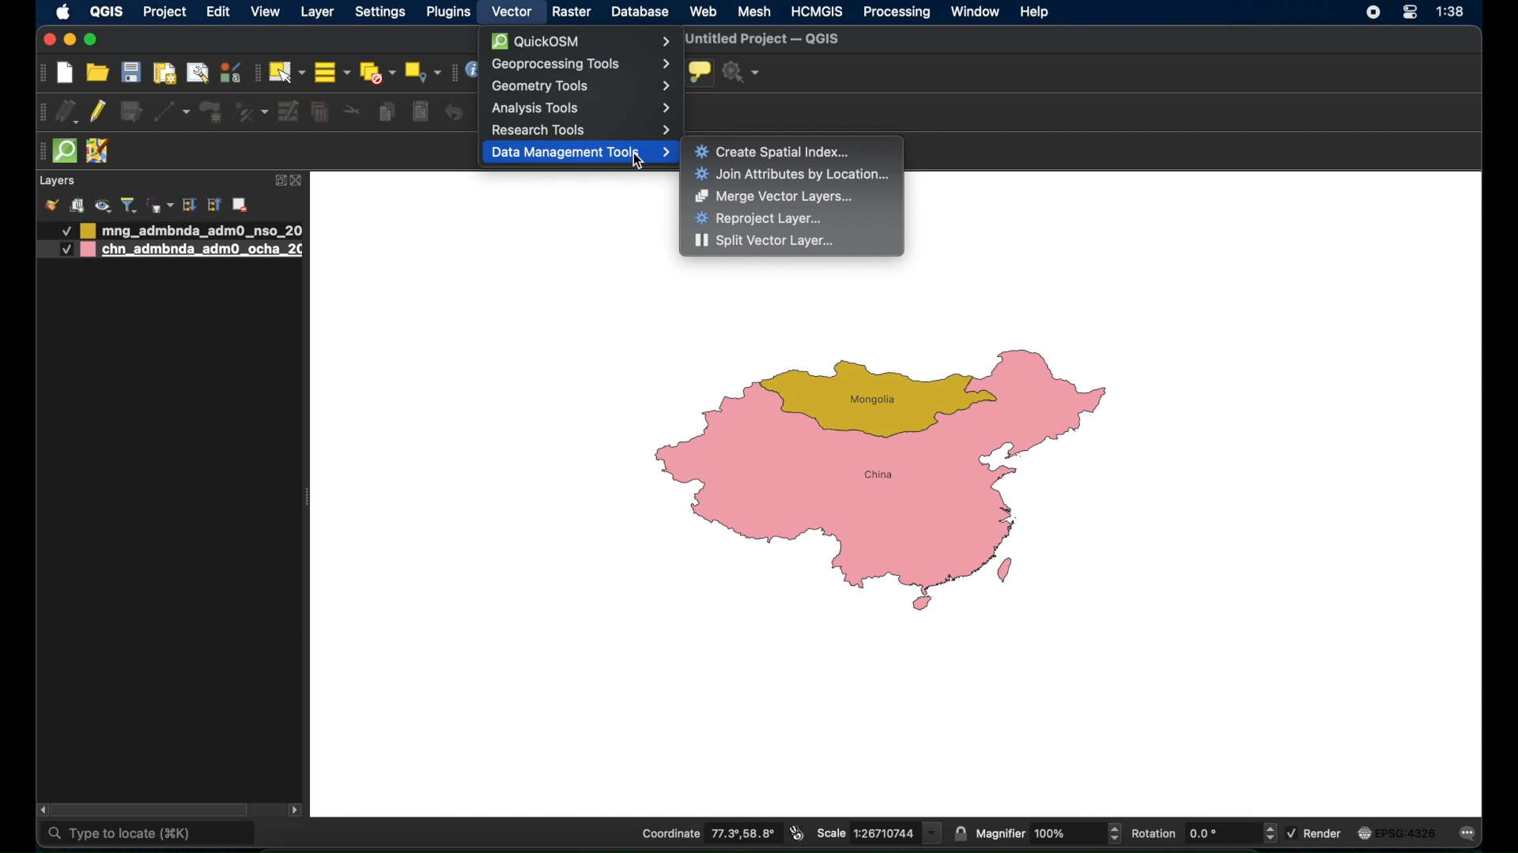 The width and height of the screenshot is (1518, 853). Describe the element at coordinates (376, 73) in the screenshot. I see `deselect all features` at that location.